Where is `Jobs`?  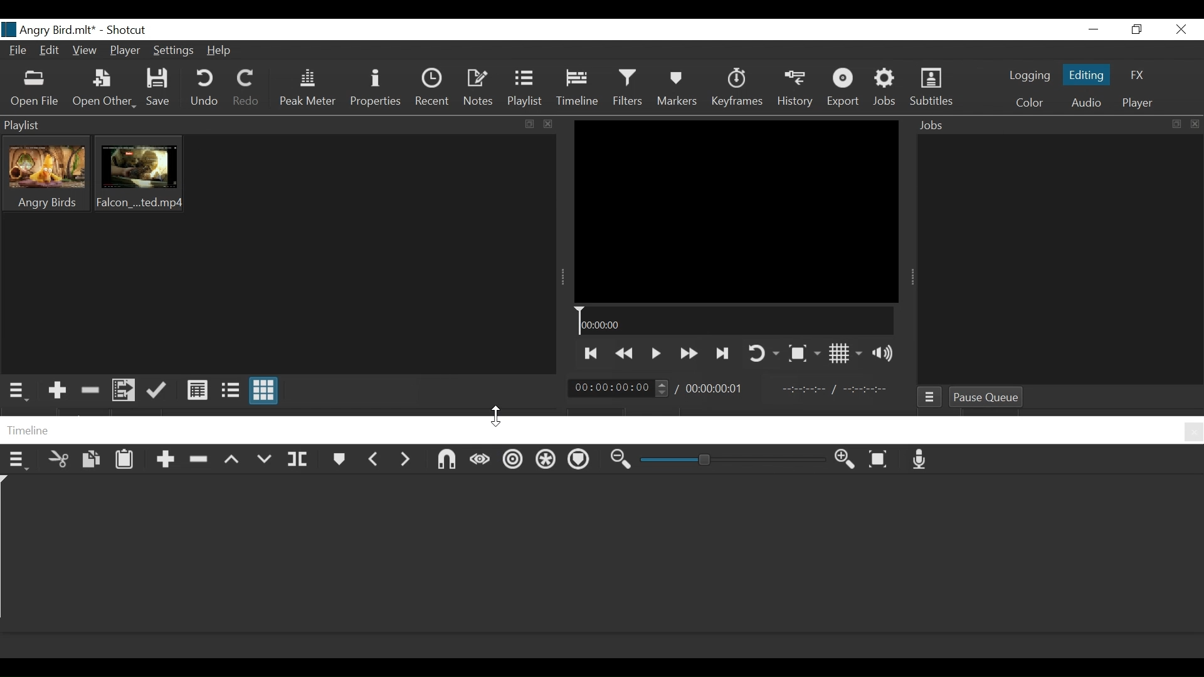 Jobs is located at coordinates (889, 88).